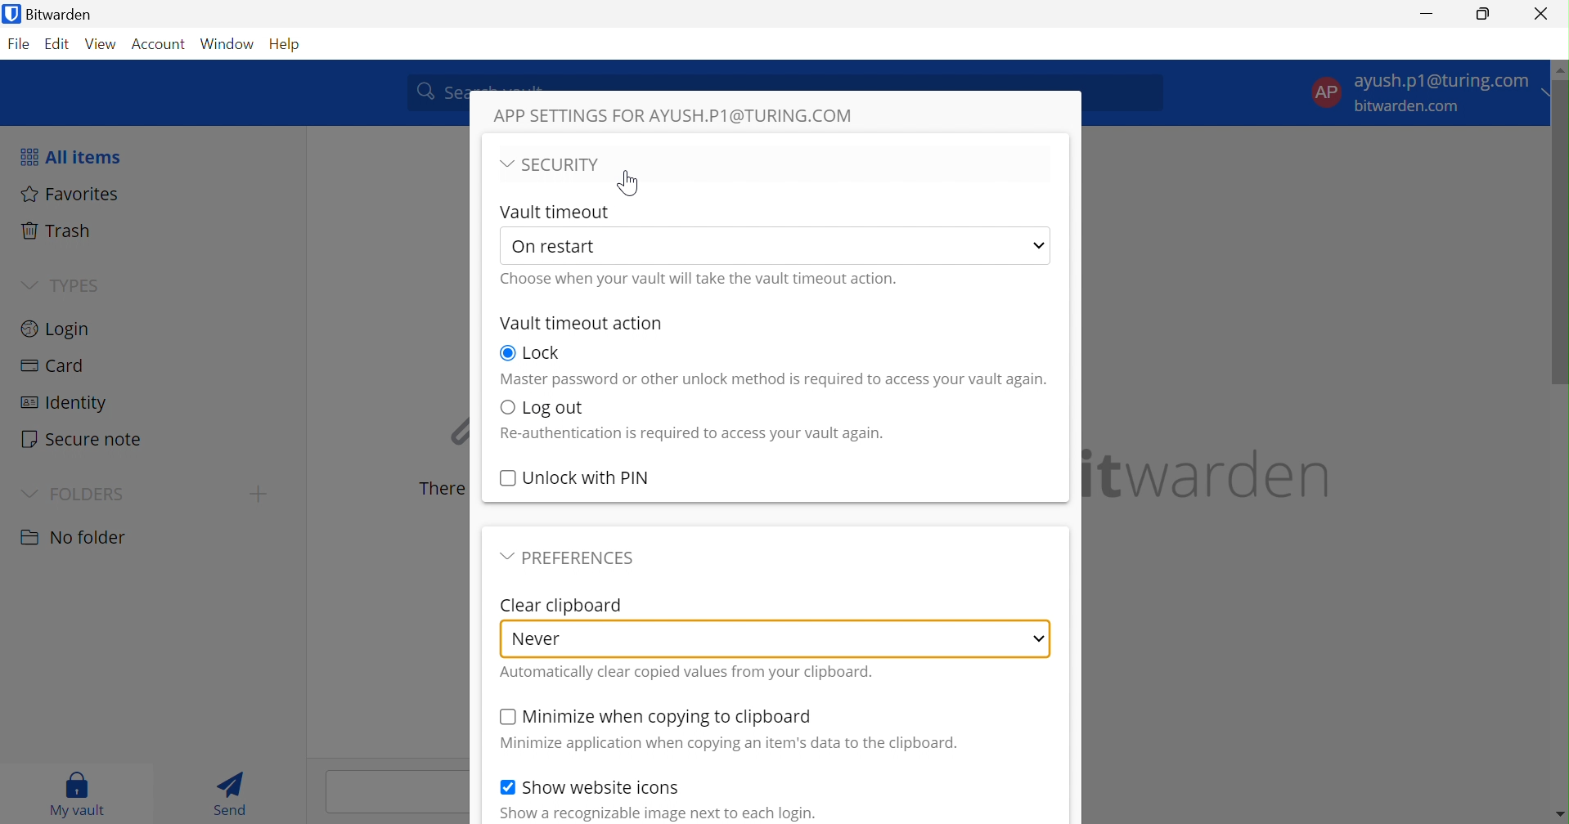 Image resolution: width=1569 pixels, height=824 pixels. What do you see at coordinates (582, 322) in the screenshot?
I see `Vault timeout action` at bounding box center [582, 322].